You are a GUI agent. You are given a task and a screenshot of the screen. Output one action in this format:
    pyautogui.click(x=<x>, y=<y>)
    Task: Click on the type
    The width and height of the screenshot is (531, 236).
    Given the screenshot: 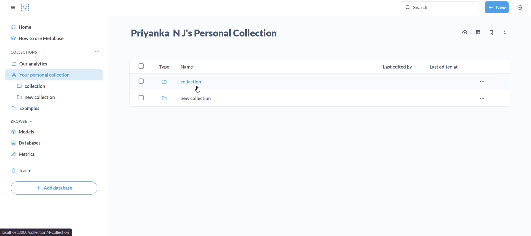 What is the action you would take?
    pyautogui.click(x=163, y=67)
    